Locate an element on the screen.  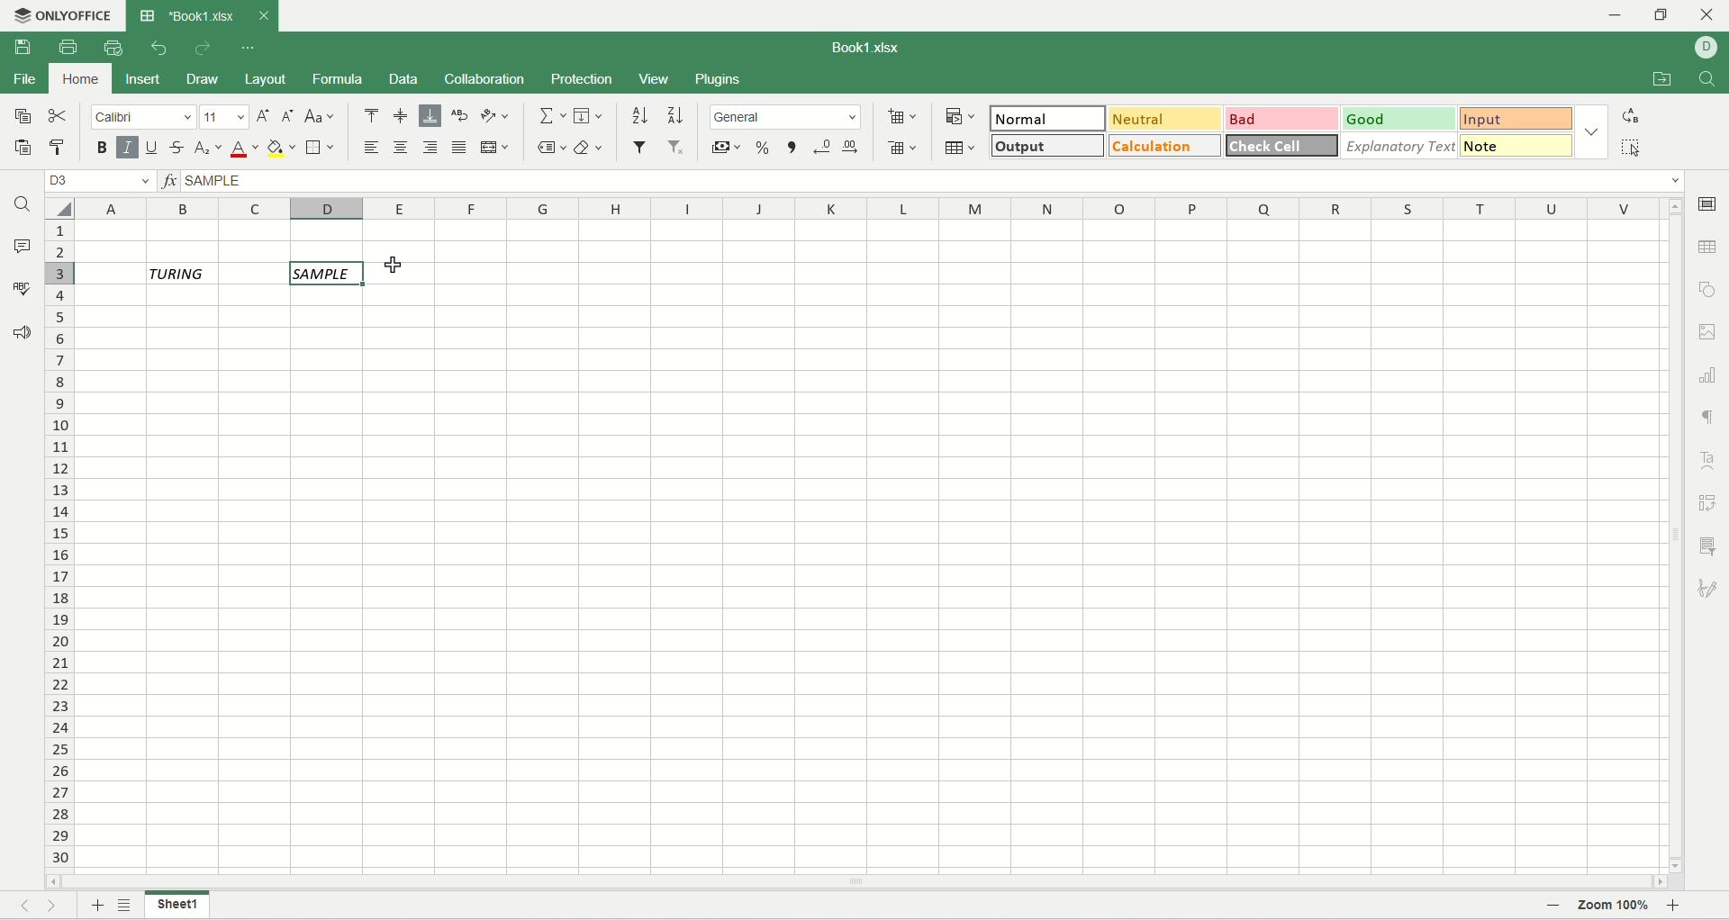
signature settings is located at coordinates (1707, 590).